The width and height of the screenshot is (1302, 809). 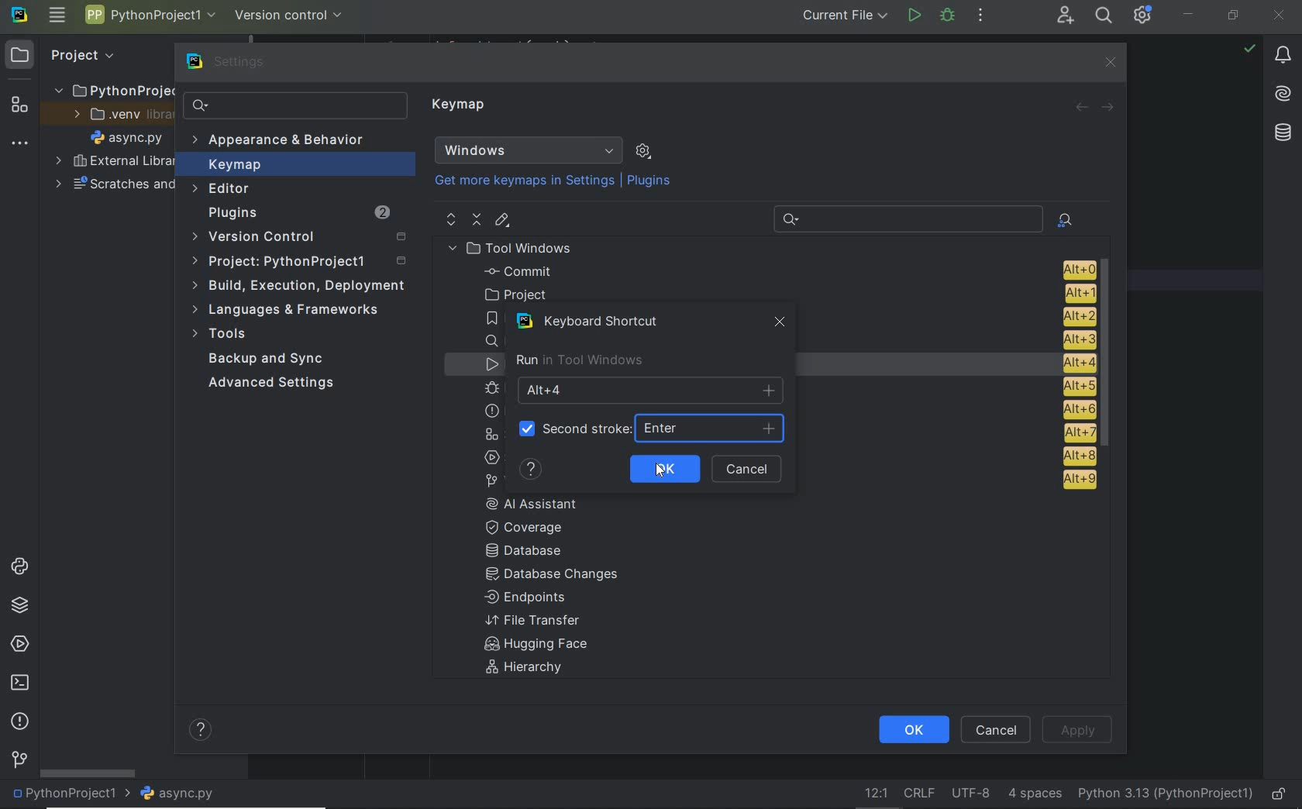 What do you see at coordinates (651, 181) in the screenshot?
I see `Plugins` at bounding box center [651, 181].